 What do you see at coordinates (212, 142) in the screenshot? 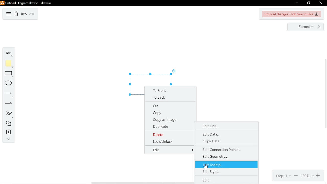
I see `copy data` at bounding box center [212, 142].